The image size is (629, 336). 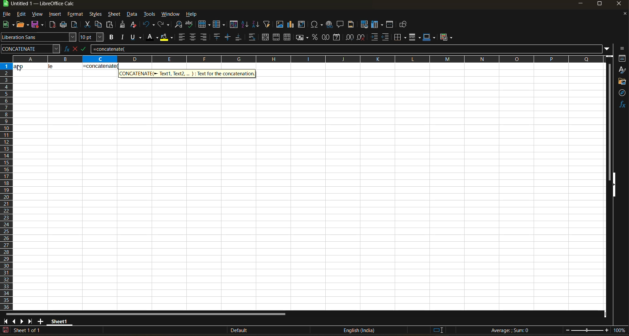 What do you see at coordinates (30, 48) in the screenshot?
I see `cell address` at bounding box center [30, 48].